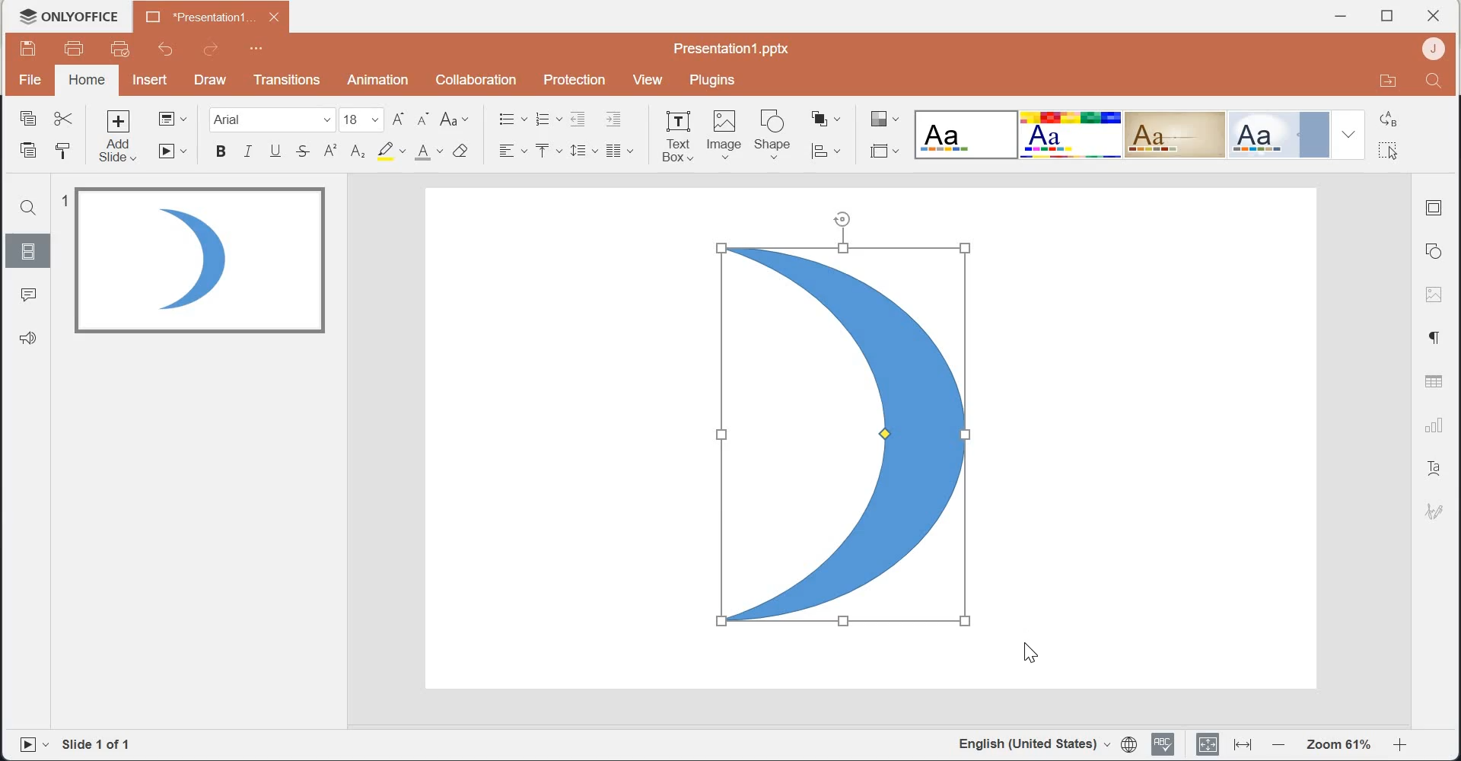 The height and width of the screenshot is (761, 1461). What do you see at coordinates (27, 338) in the screenshot?
I see `Feedback & Support` at bounding box center [27, 338].